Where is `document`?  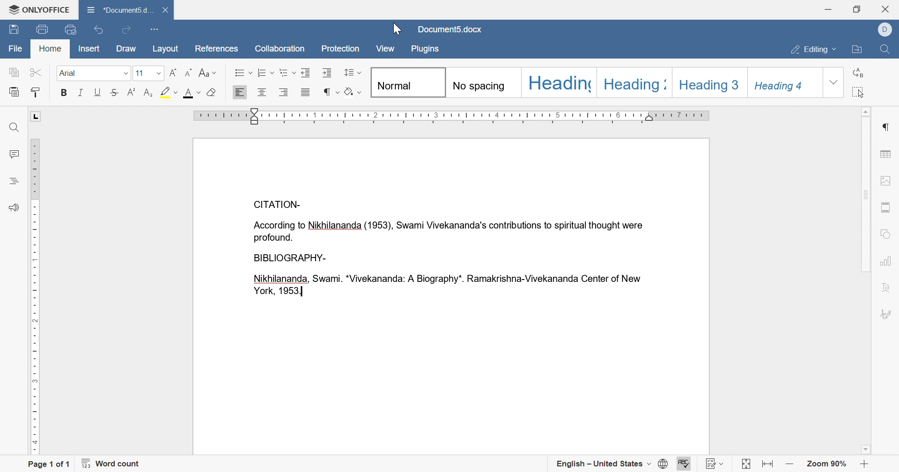
document is located at coordinates (120, 9).